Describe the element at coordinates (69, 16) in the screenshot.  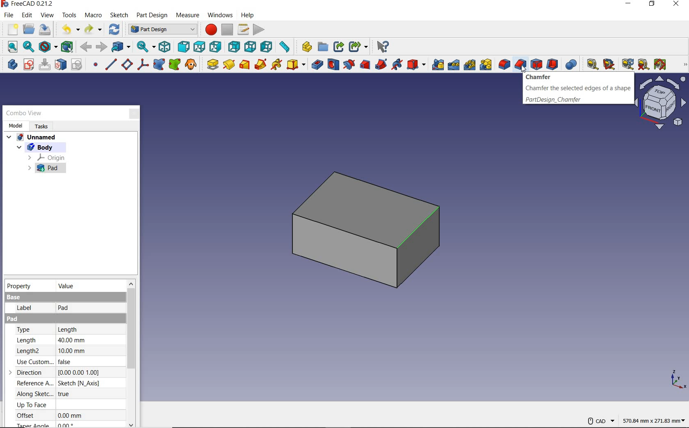
I see `tools` at that location.